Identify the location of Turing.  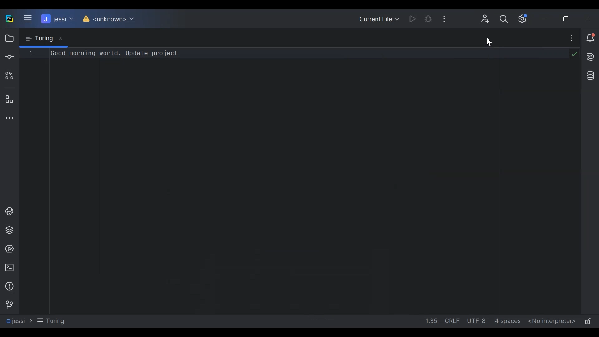
(43, 38).